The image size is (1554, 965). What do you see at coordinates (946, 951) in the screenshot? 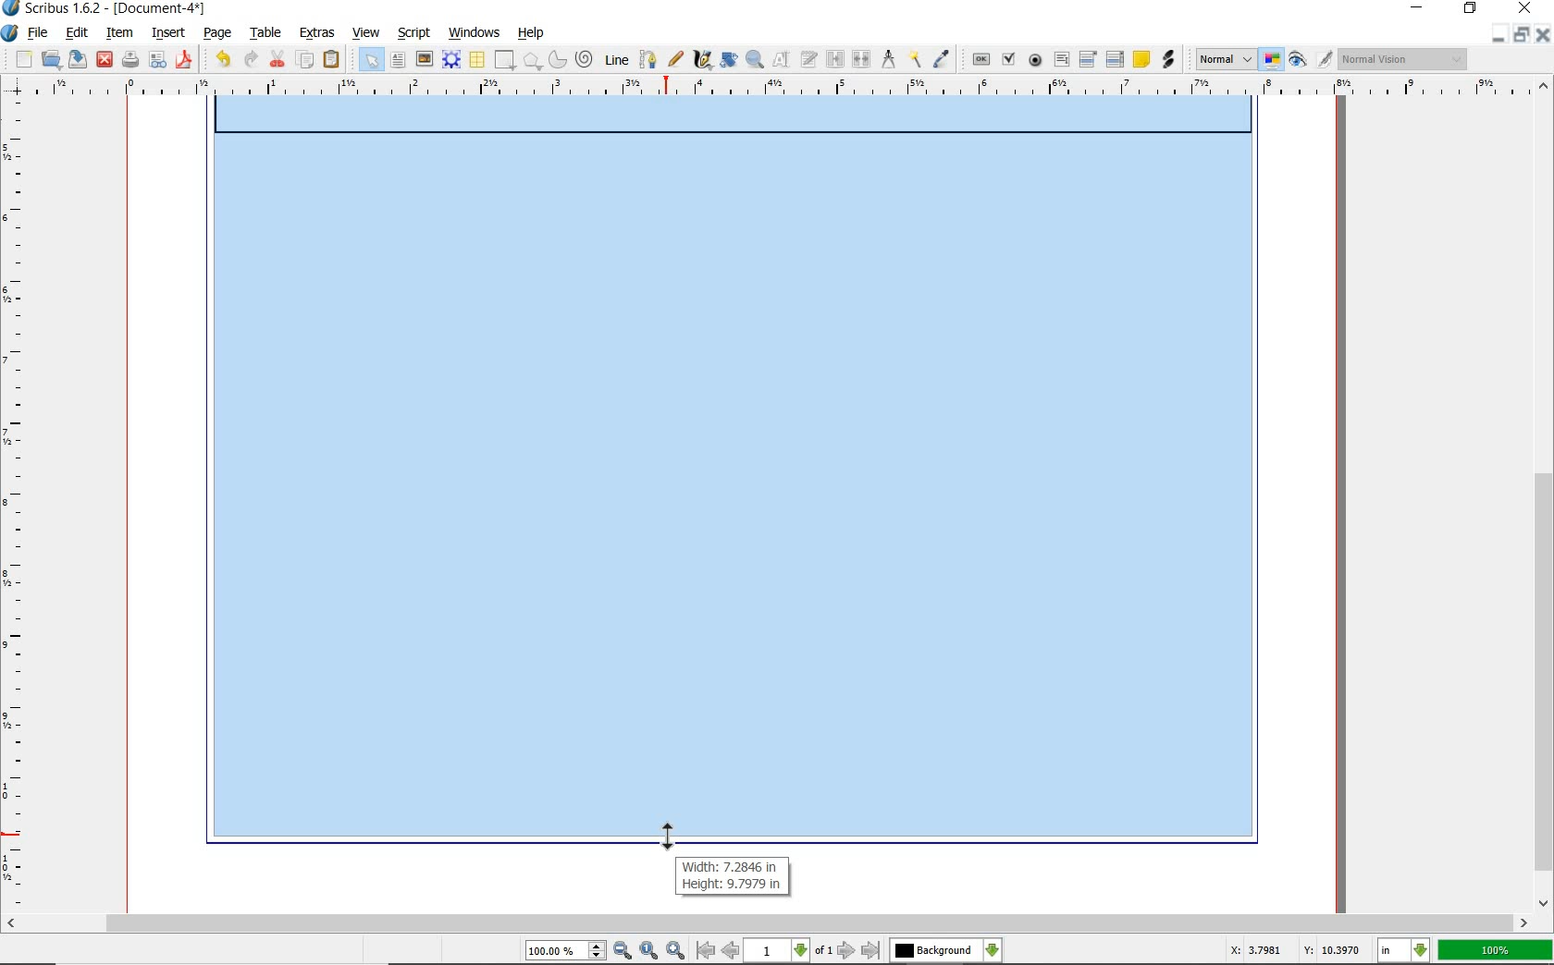
I see `Background` at bounding box center [946, 951].